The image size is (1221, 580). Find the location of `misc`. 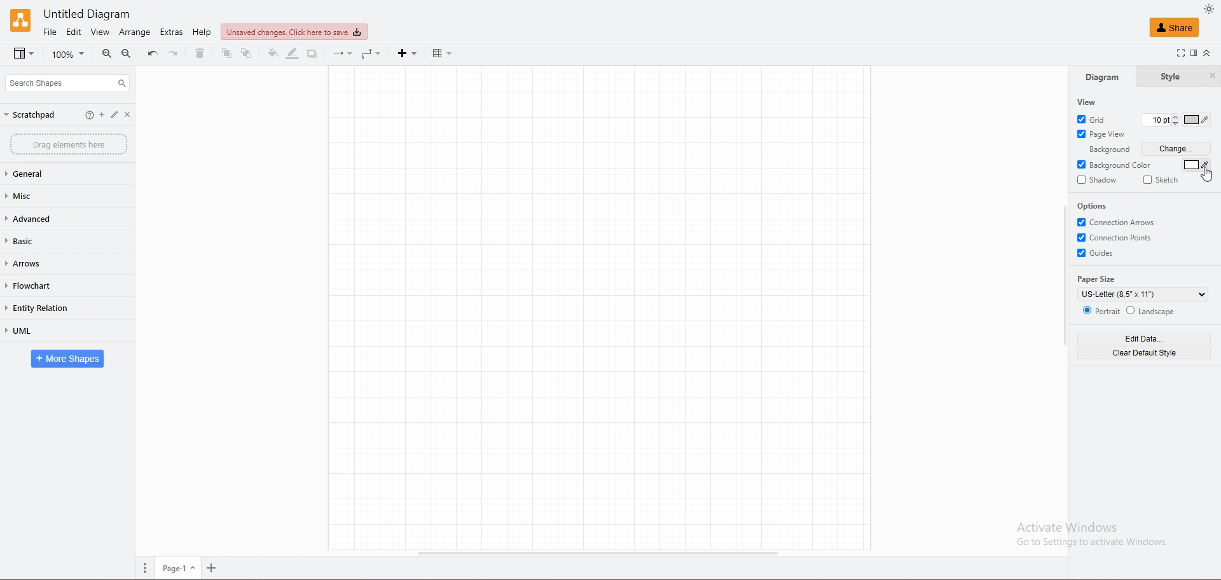

misc is located at coordinates (52, 196).